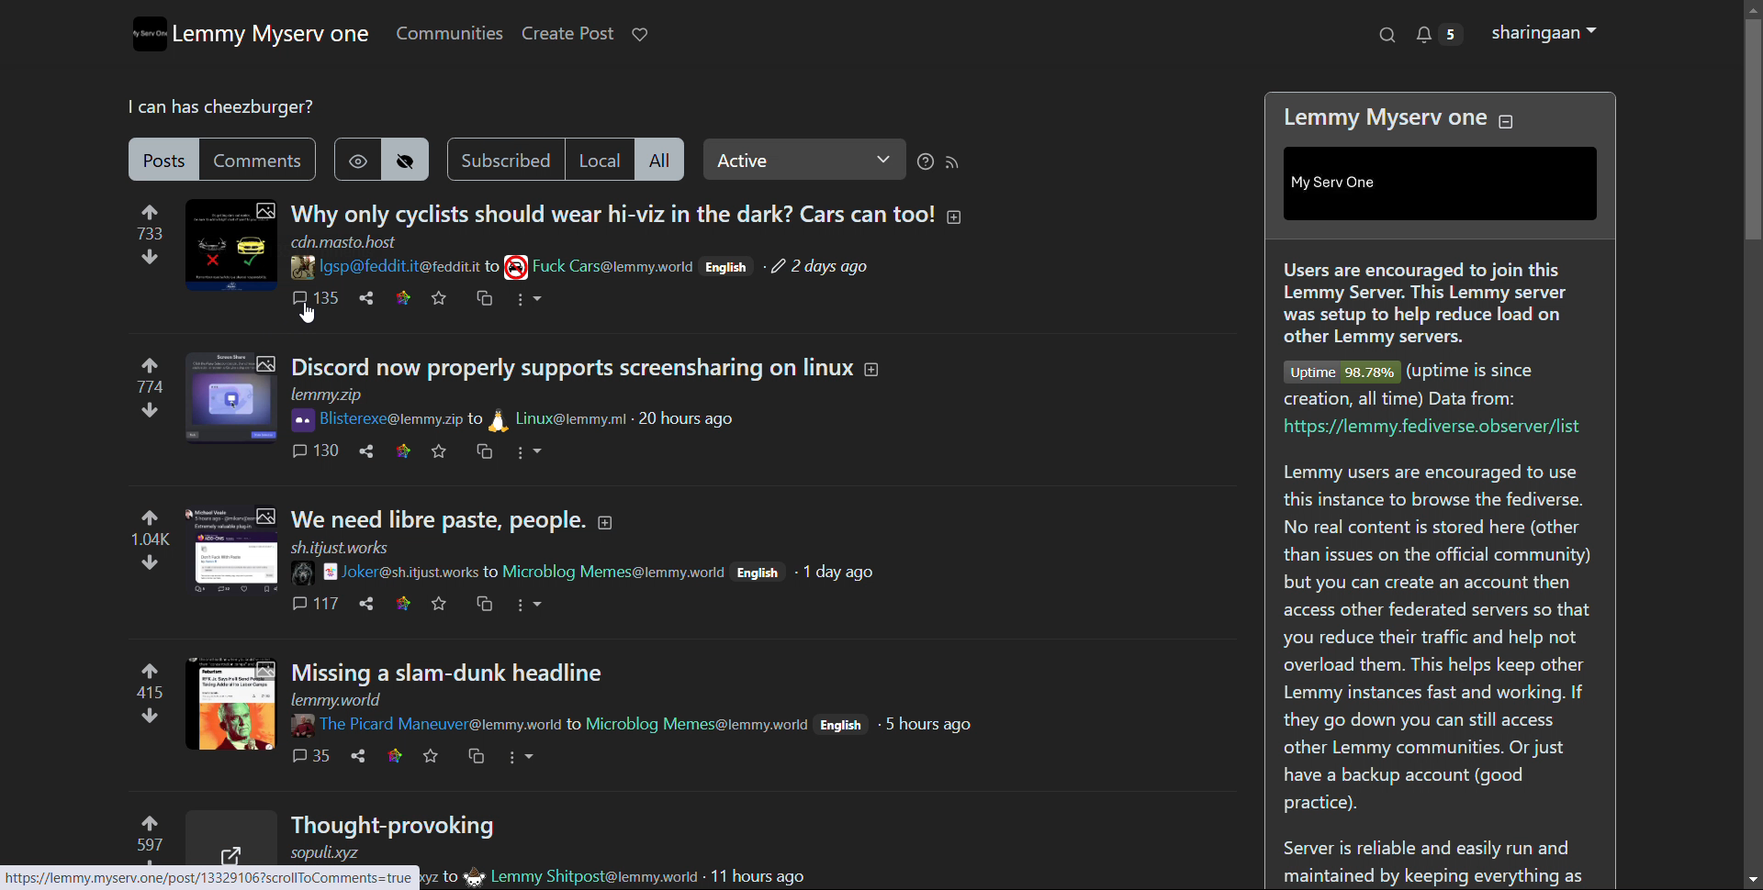 This screenshot has height=890, width=1763. Describe the element at coordinates (631, 726) in the screenshot. I see `VE | #9 The Picard Maneuver@lemmy.world to Microblog Memes@lemmy.world English - 5 hours ago` at that location.